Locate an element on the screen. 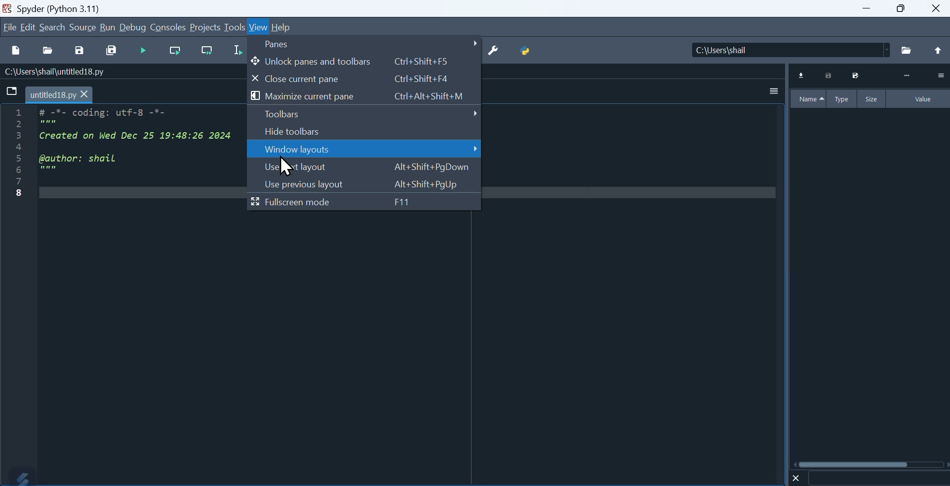 The image size is (950, 486). Source is located at coordinates (83, 27).